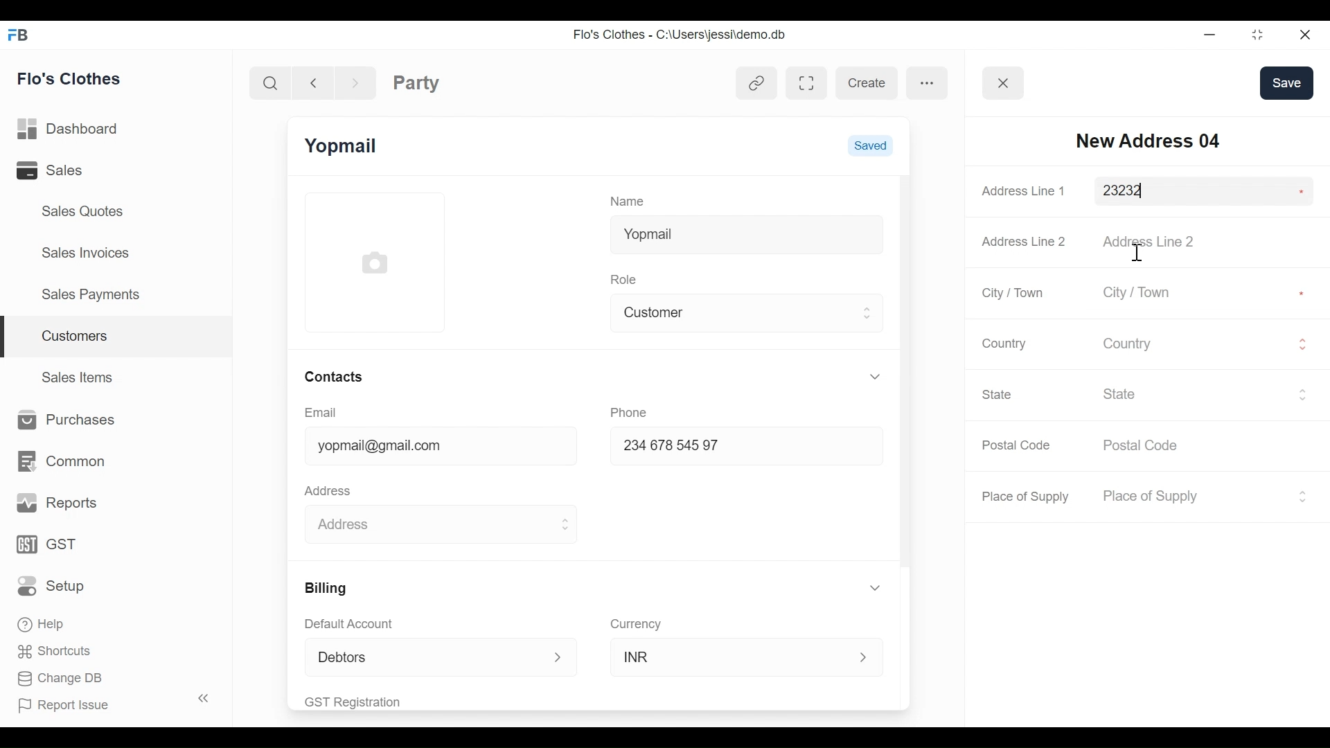  What do you see at coordinates (61, 680) in the screenshot?
I see `Change DB` at bounding box center [61, 680].